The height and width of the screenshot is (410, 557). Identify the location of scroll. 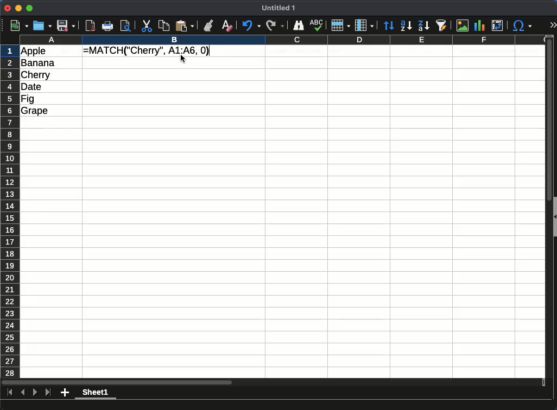
(273, 382).